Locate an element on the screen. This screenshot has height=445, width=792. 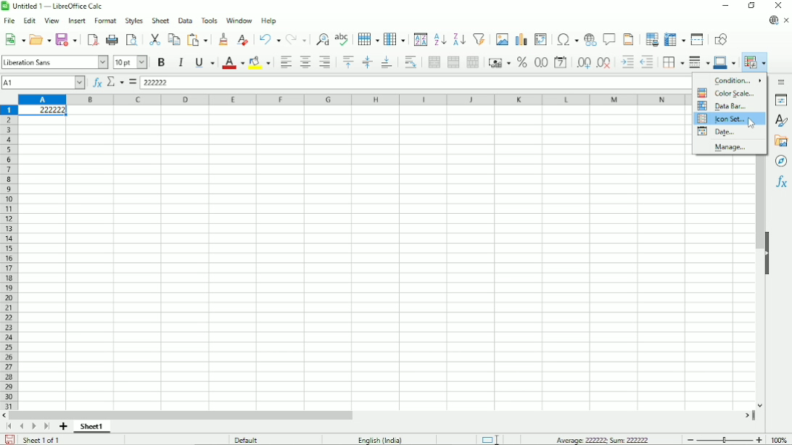
Border color is located at coordinates (726, 62).